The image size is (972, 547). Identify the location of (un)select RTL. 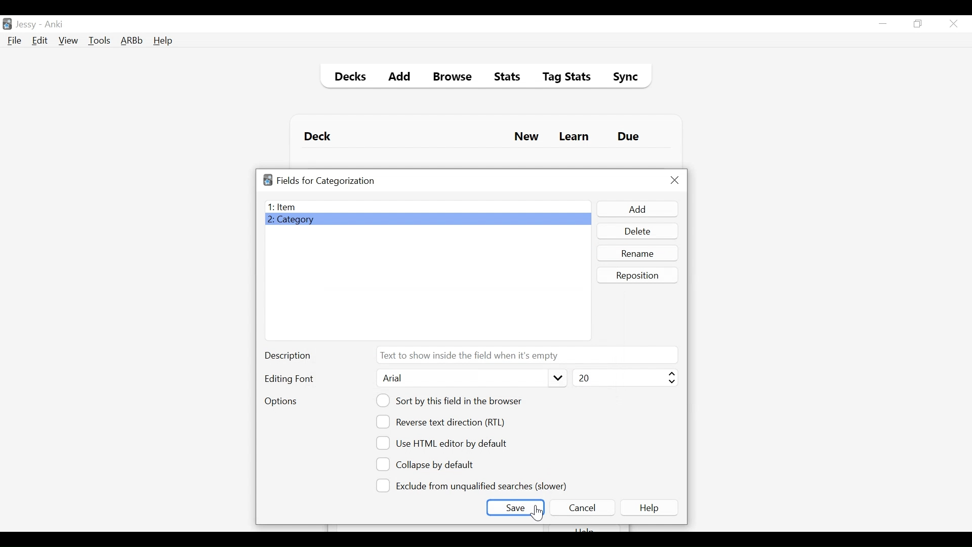
(445, 422).